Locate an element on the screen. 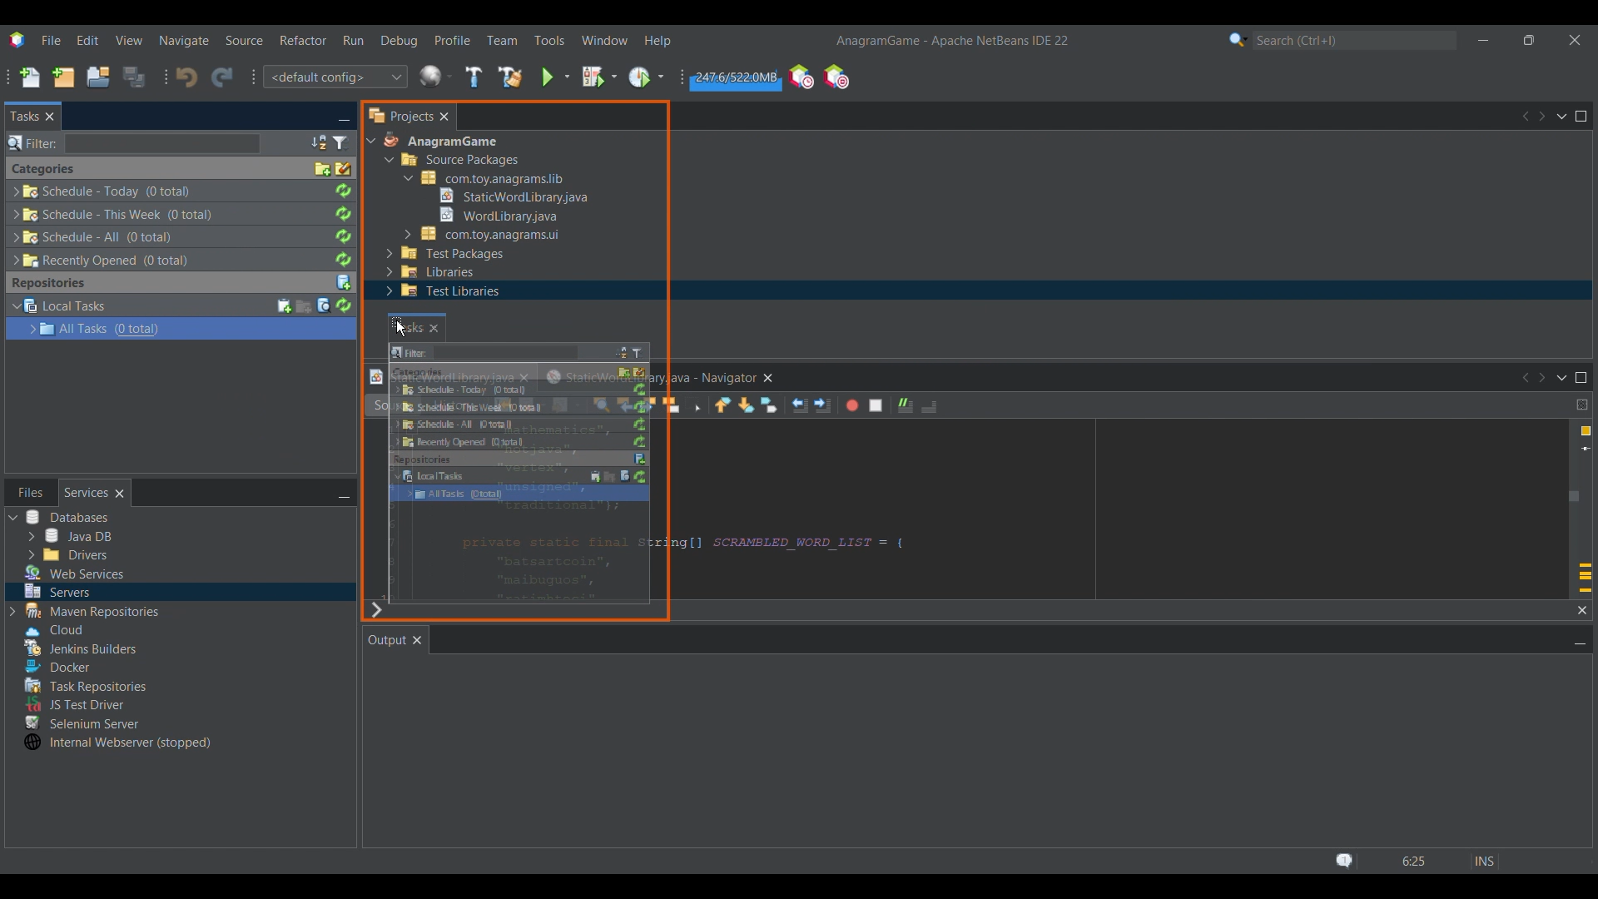 This screenshot has height=899, width=1598. Create new query is located at coordinates (304, 306).